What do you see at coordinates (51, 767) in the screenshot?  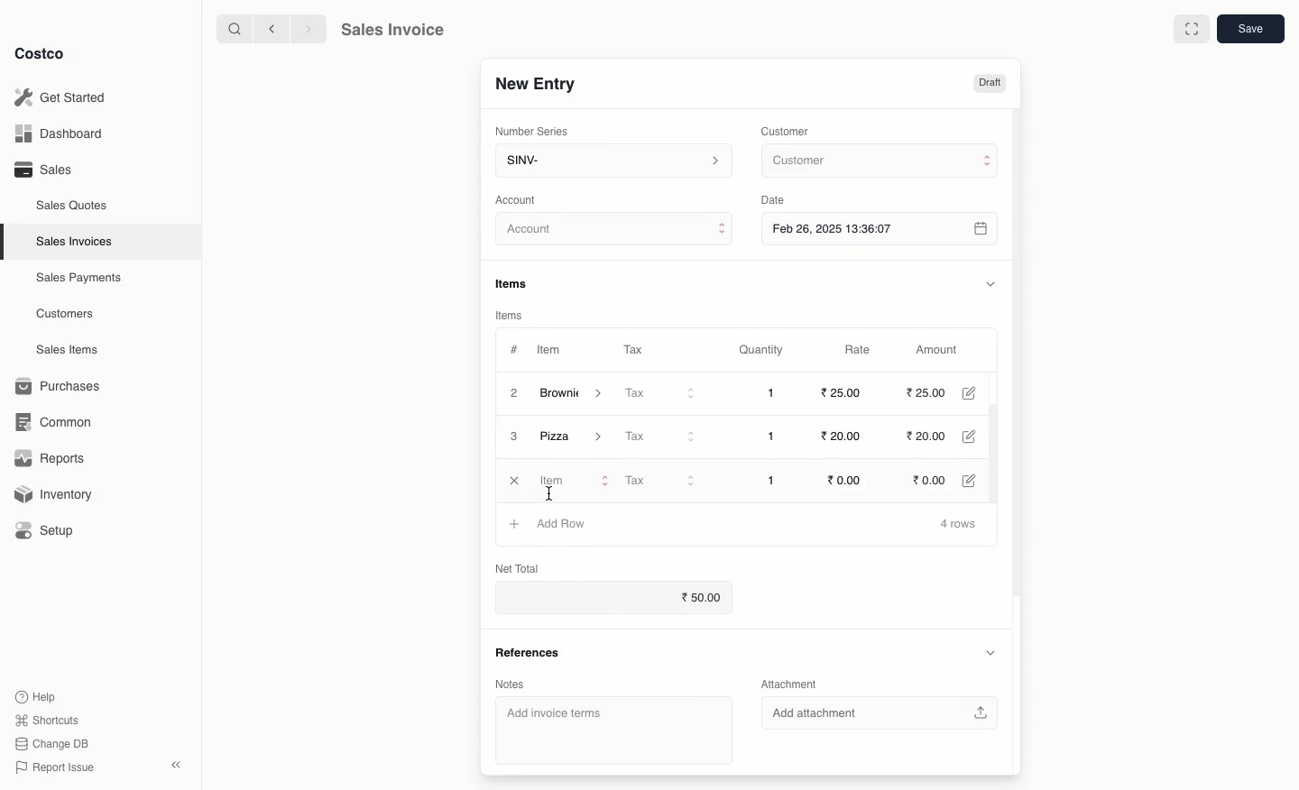 I see `Report Issue` at bounding box center [51, 767].